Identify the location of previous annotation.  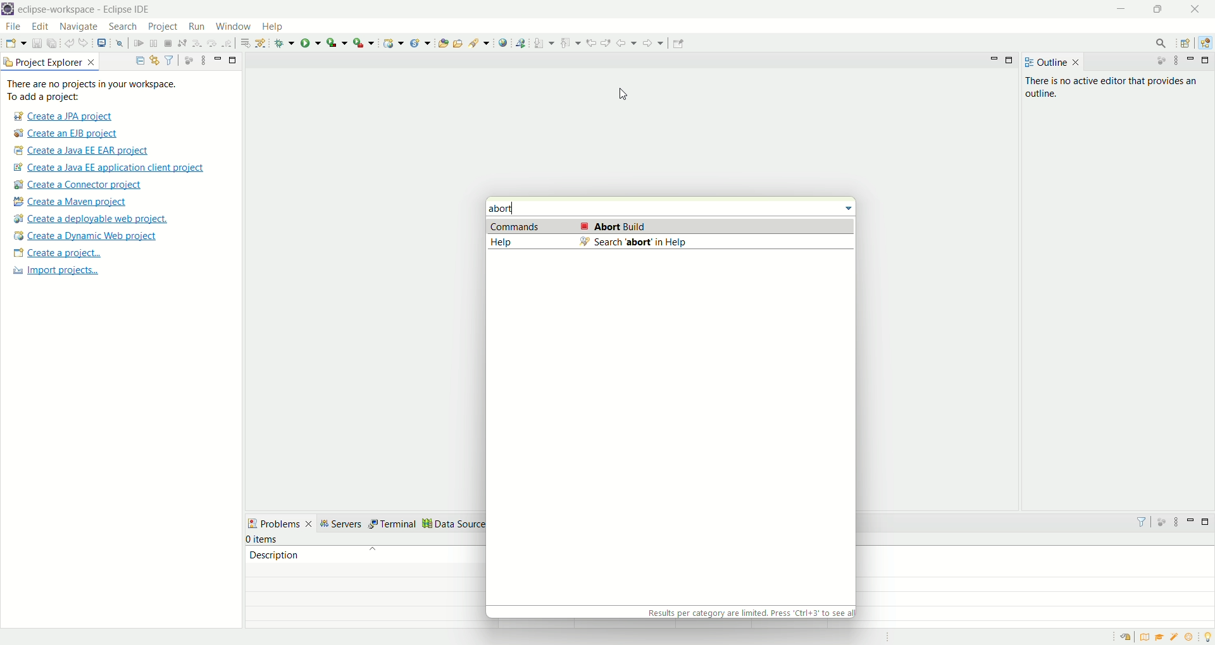
(568, 43).